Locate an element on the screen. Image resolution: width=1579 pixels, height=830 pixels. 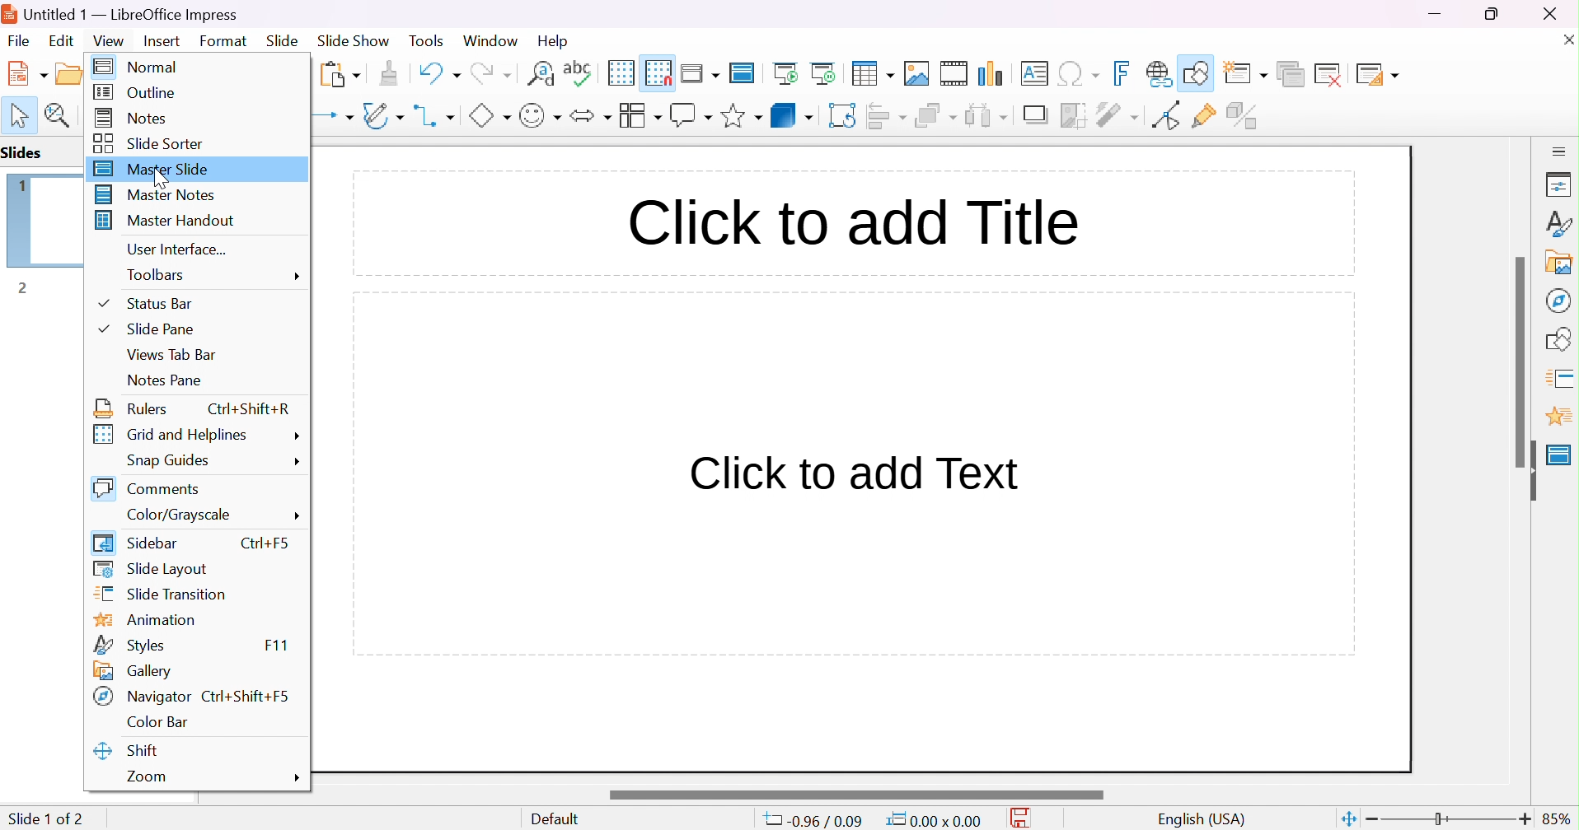
more is located at coordinates (298, 463).